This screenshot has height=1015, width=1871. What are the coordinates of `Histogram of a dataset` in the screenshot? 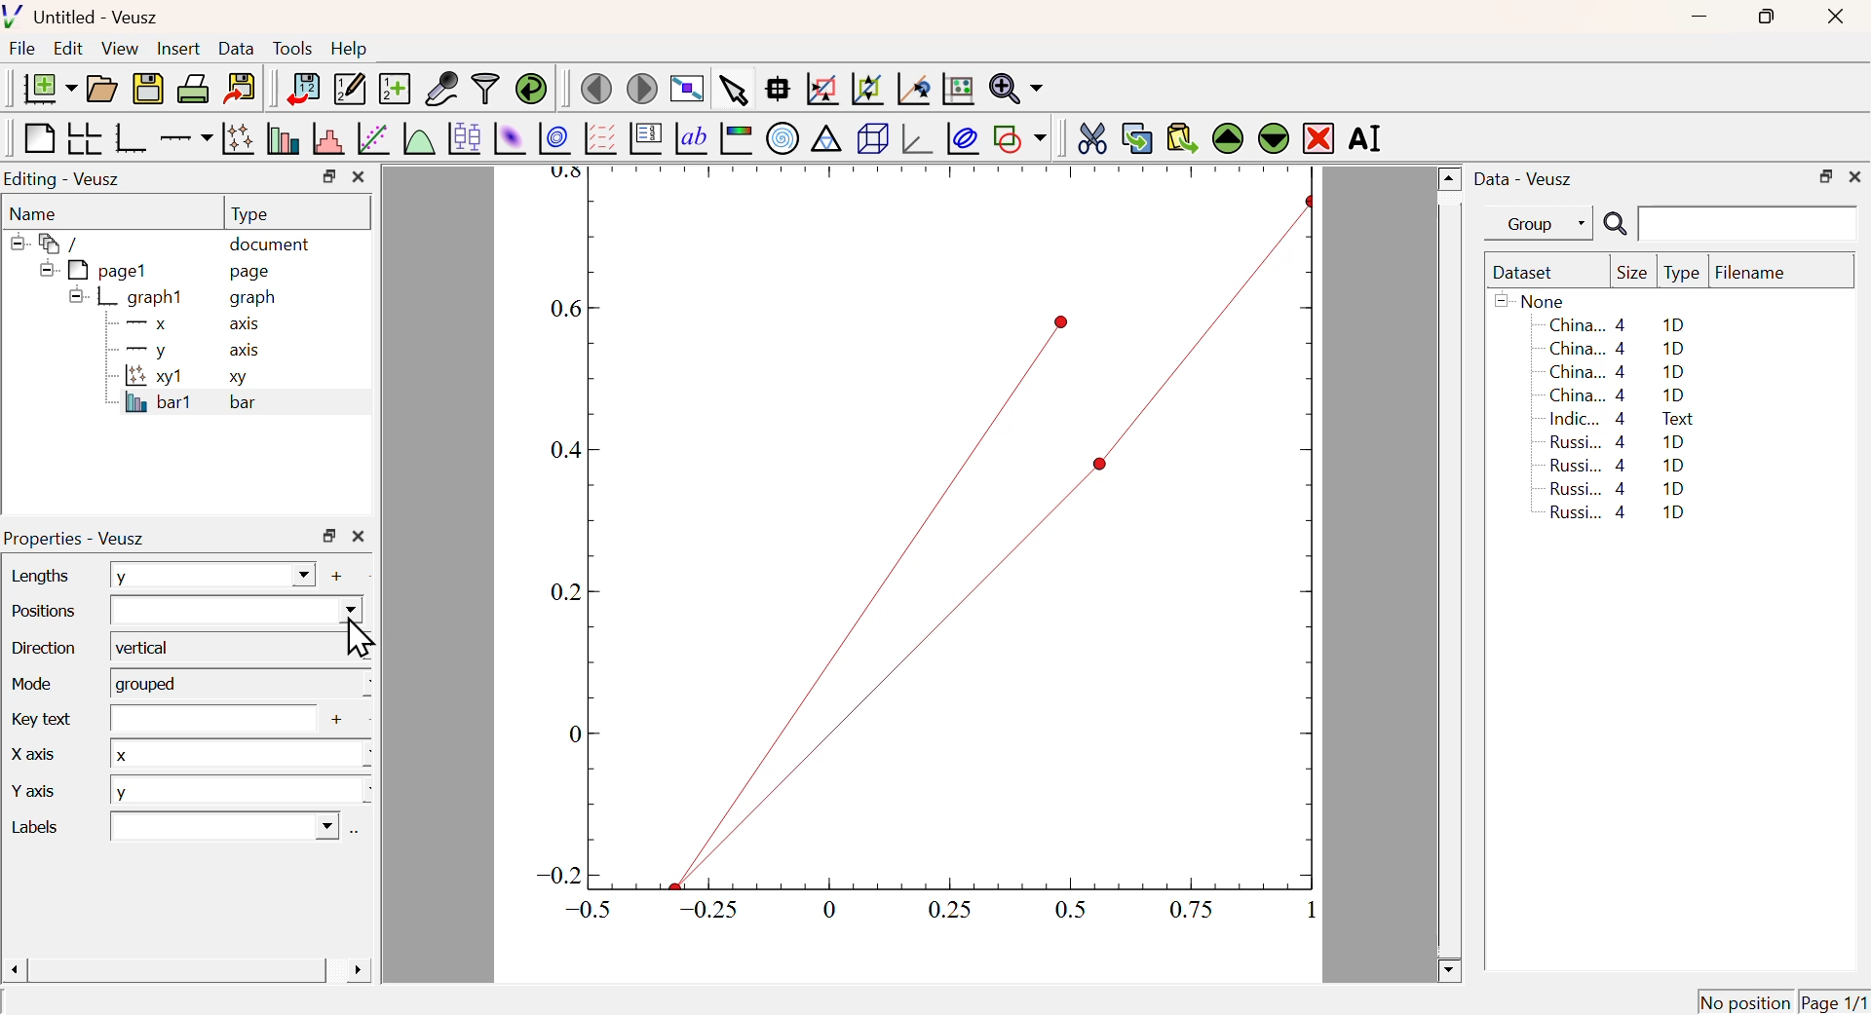 It's located at (328, 139).